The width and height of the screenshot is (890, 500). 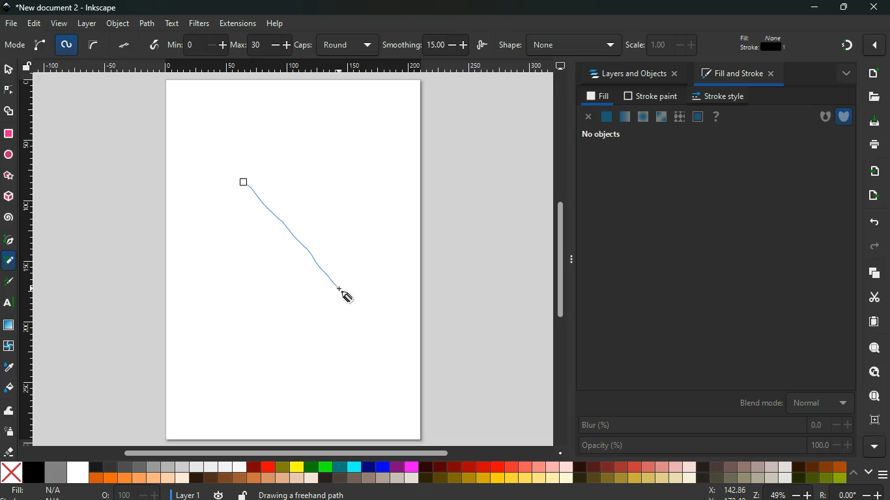 I want to click on twist, so click(x=9, y=347).